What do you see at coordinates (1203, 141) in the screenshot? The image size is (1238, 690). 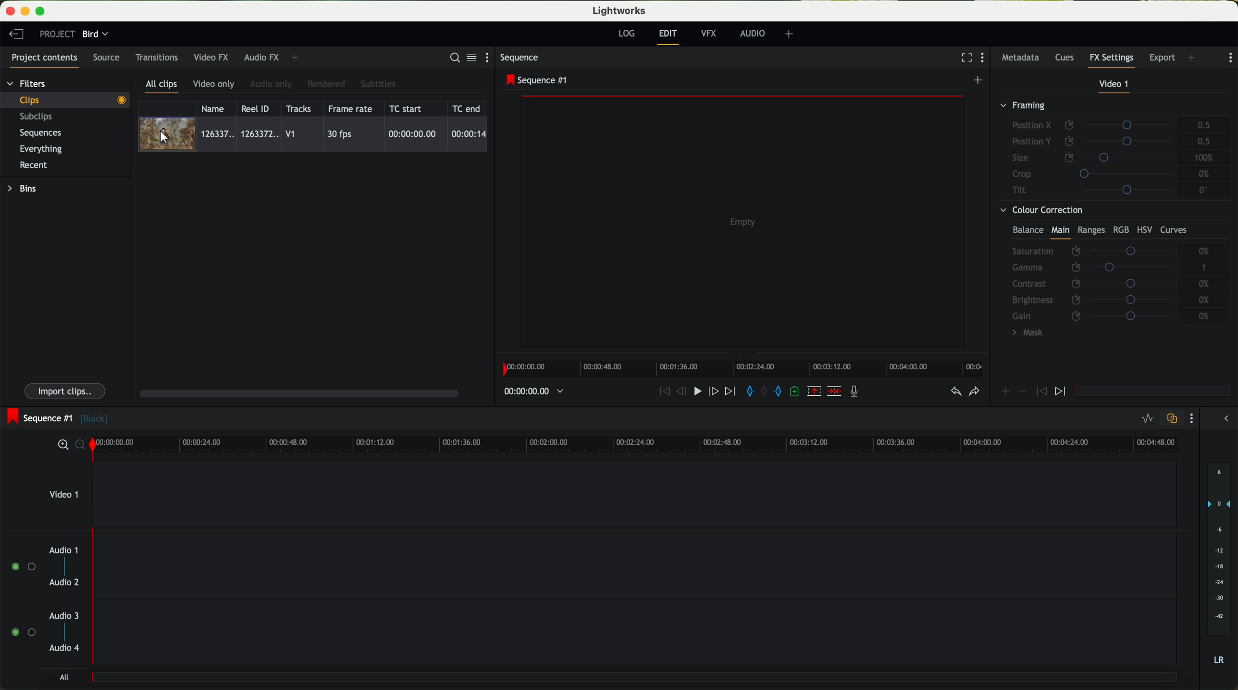 I see `0.5` at bounding box center [1203, 141].